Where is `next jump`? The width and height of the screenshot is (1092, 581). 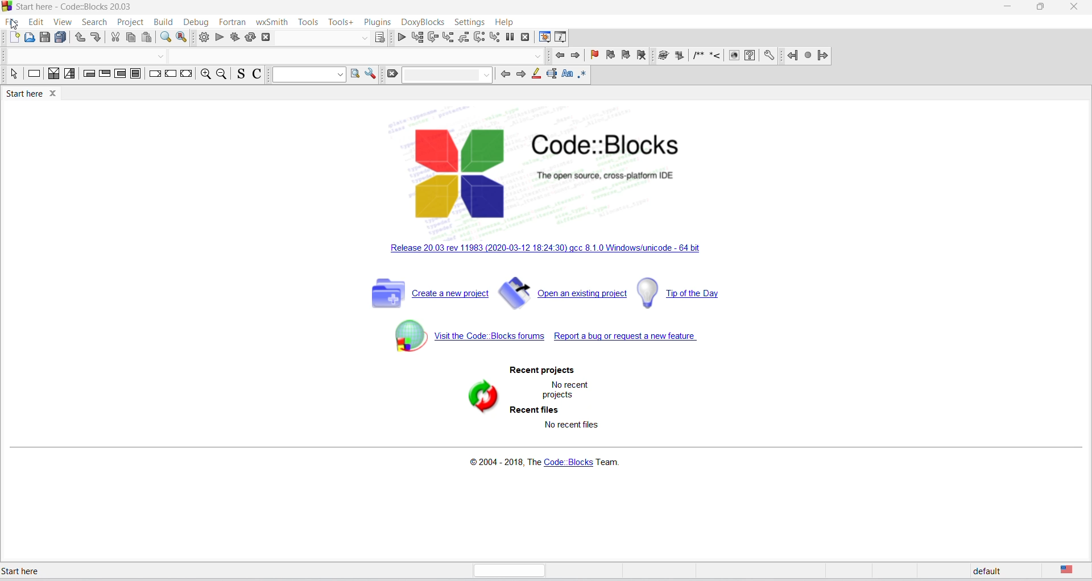 next jump is located at coordinates (807, 56).